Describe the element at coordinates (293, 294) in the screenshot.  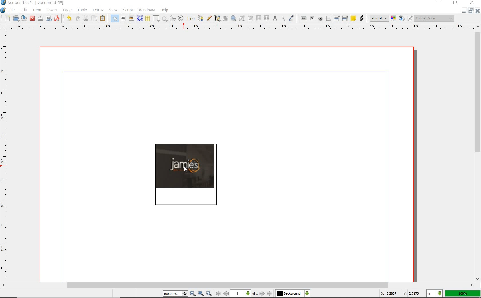
I see `select the current layer` at that location.